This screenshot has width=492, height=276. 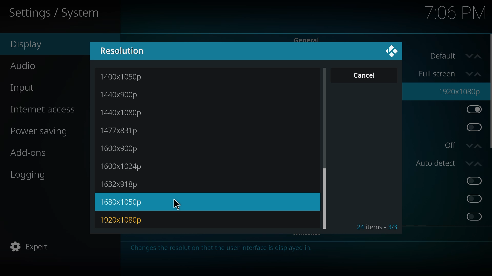 I want to click on enabled, so click(x=475, y=110).